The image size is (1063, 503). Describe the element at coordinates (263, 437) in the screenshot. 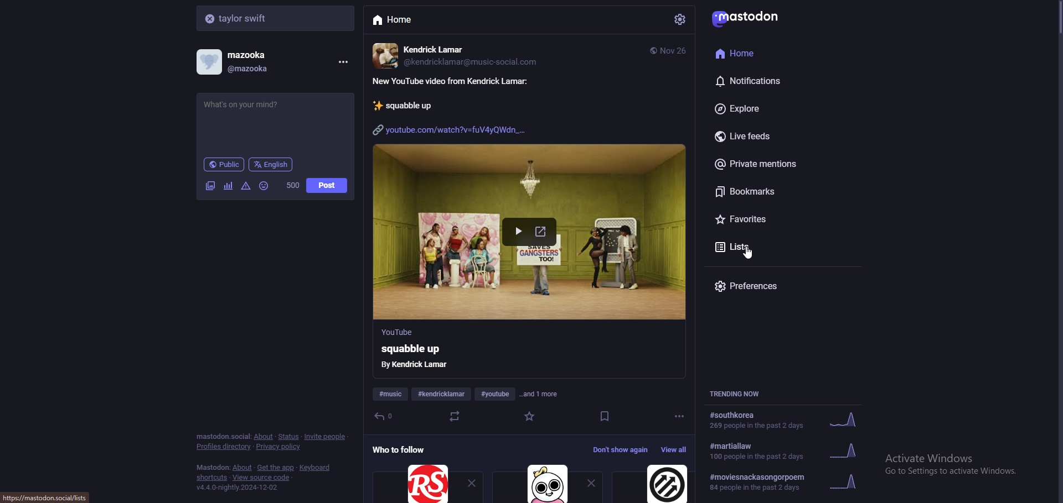

I see `about` at that location.